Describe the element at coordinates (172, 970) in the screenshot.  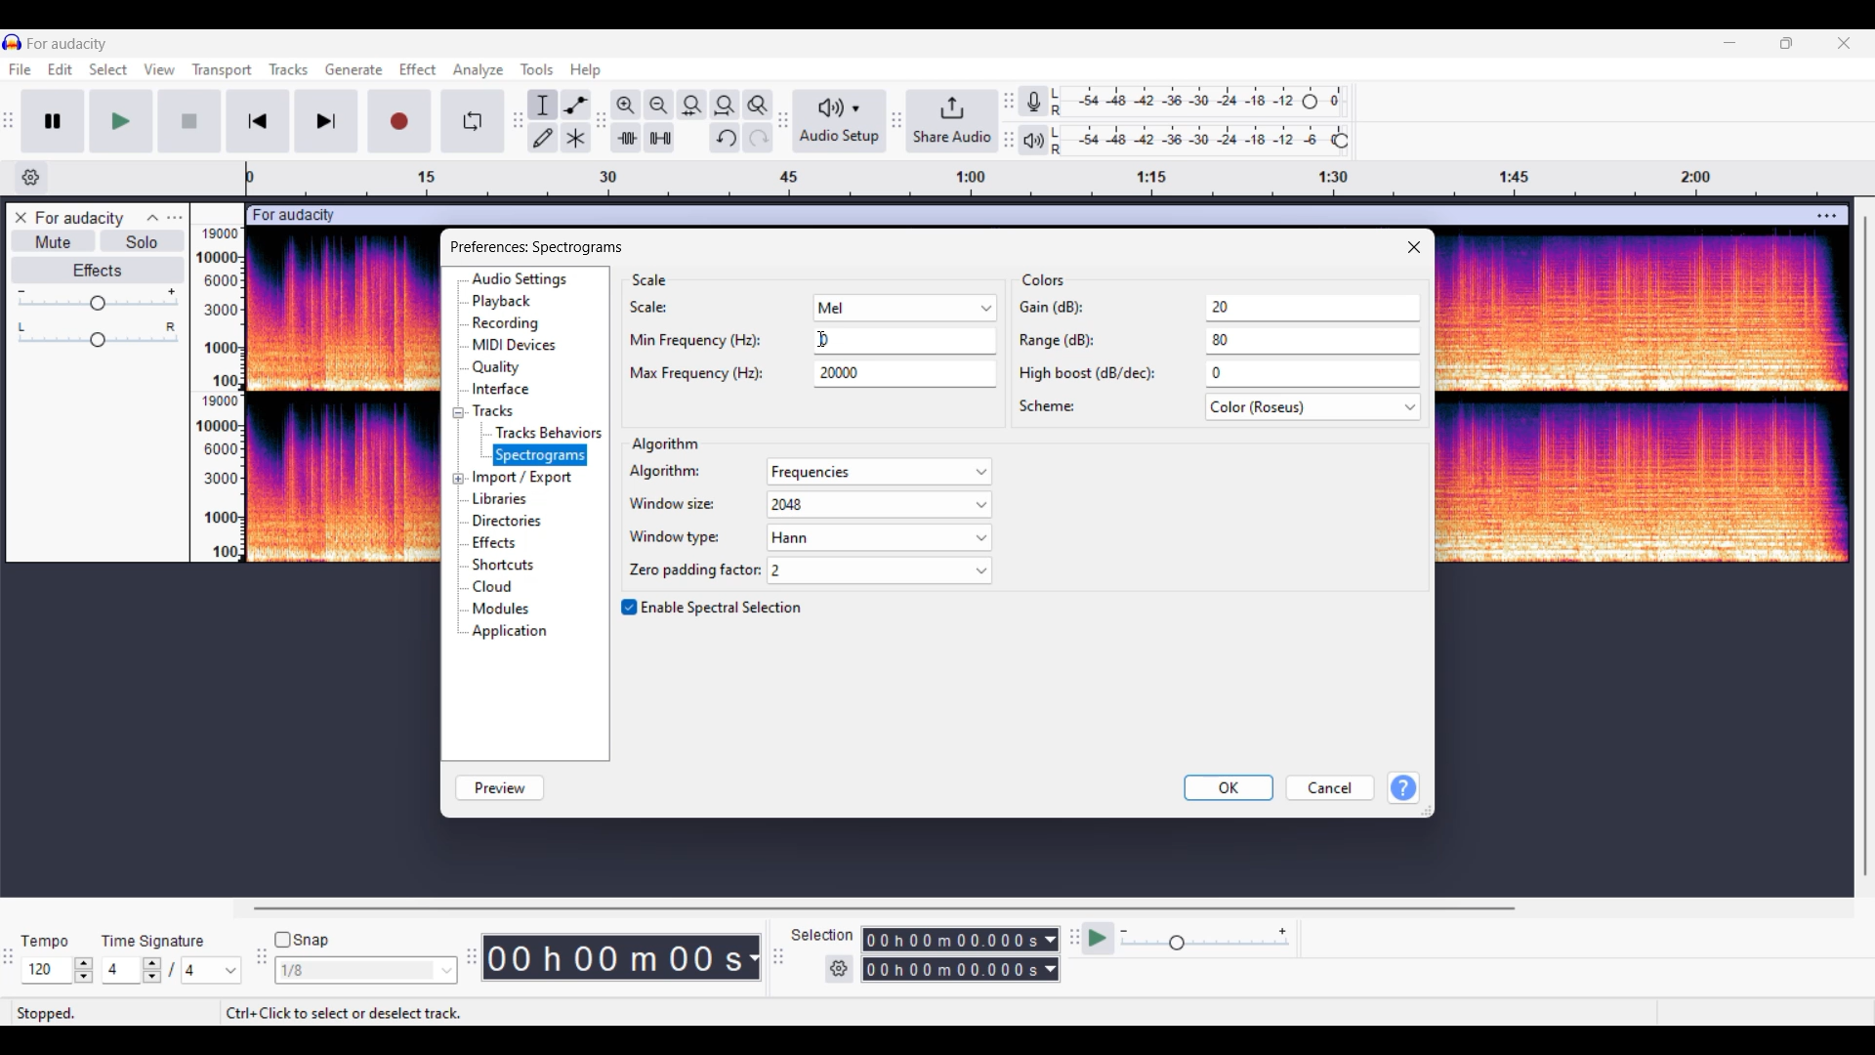
I see `Time signature settings` at that location.